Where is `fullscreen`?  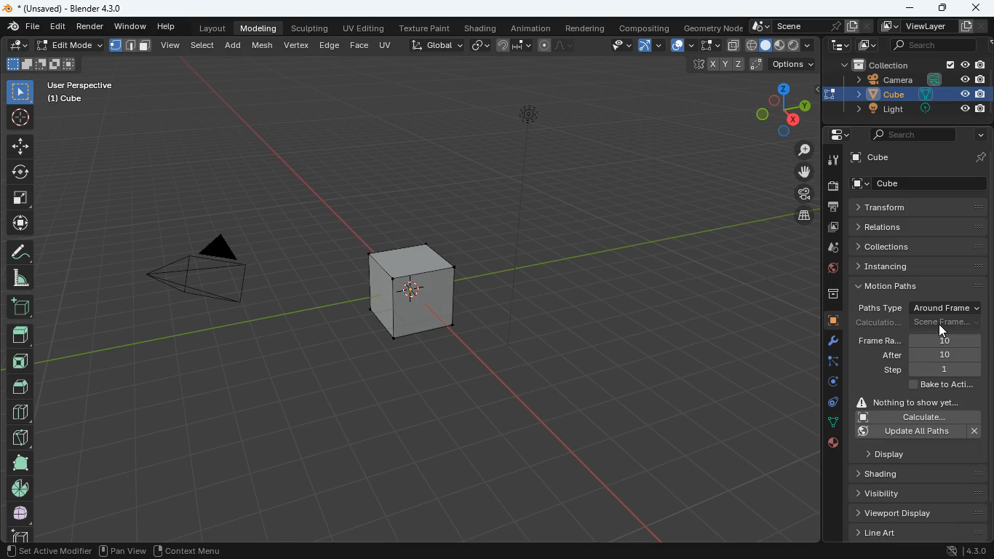 fullscreen is located at coordinates (20, 197).